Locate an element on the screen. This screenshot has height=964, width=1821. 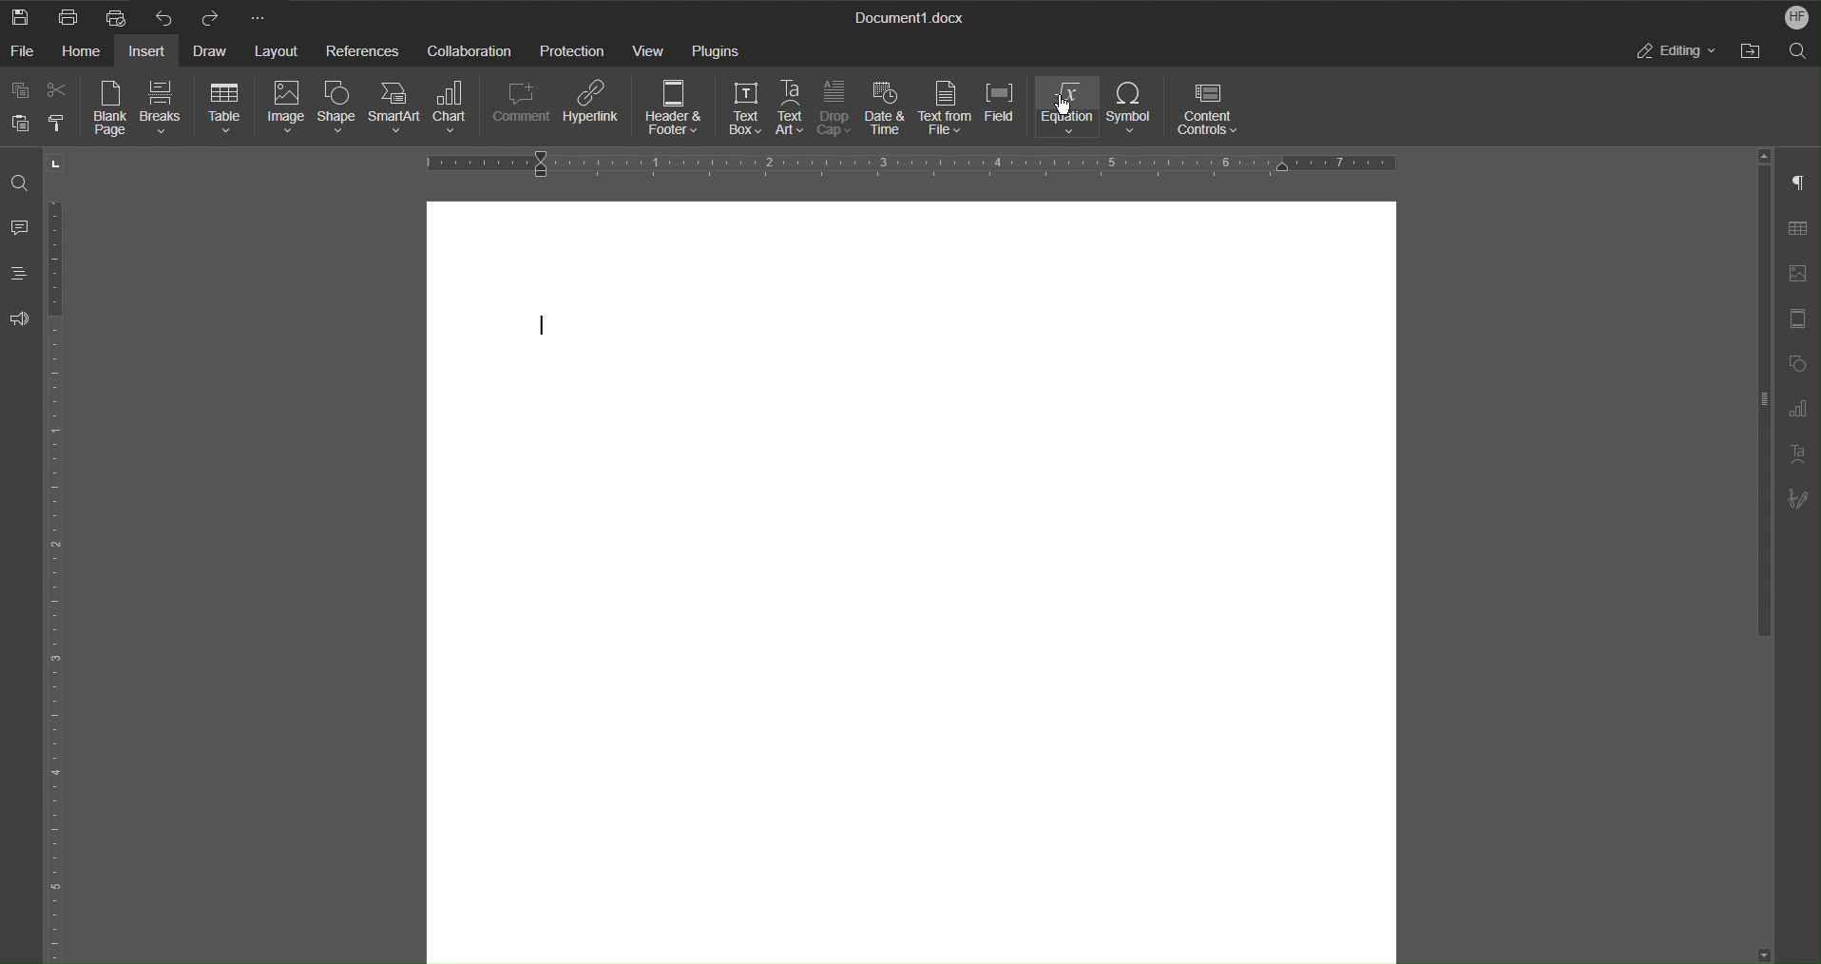
Content Controls is located at coordinates (1207, 109).